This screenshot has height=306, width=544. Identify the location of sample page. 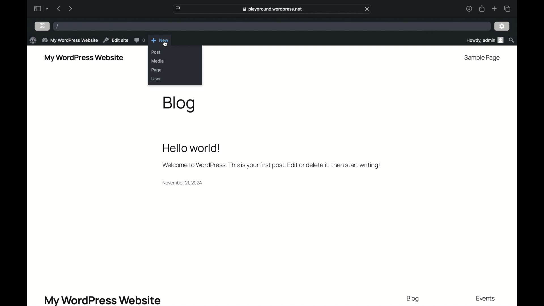
(481, 58).